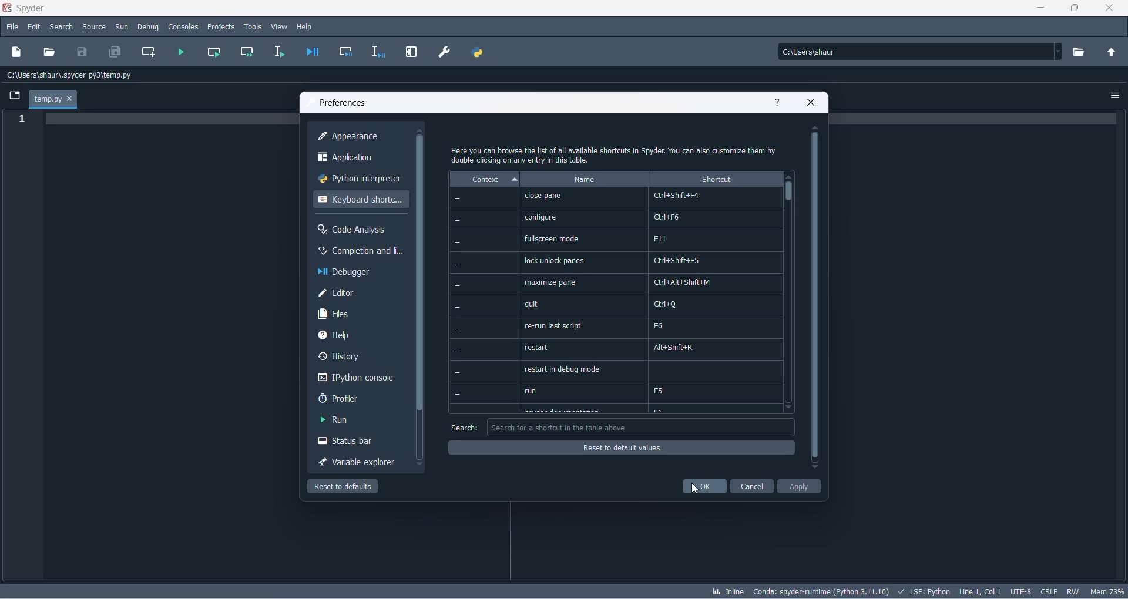  Describe the element at coordinates (34, 26) in the screenshot. I see `edit` at that location.